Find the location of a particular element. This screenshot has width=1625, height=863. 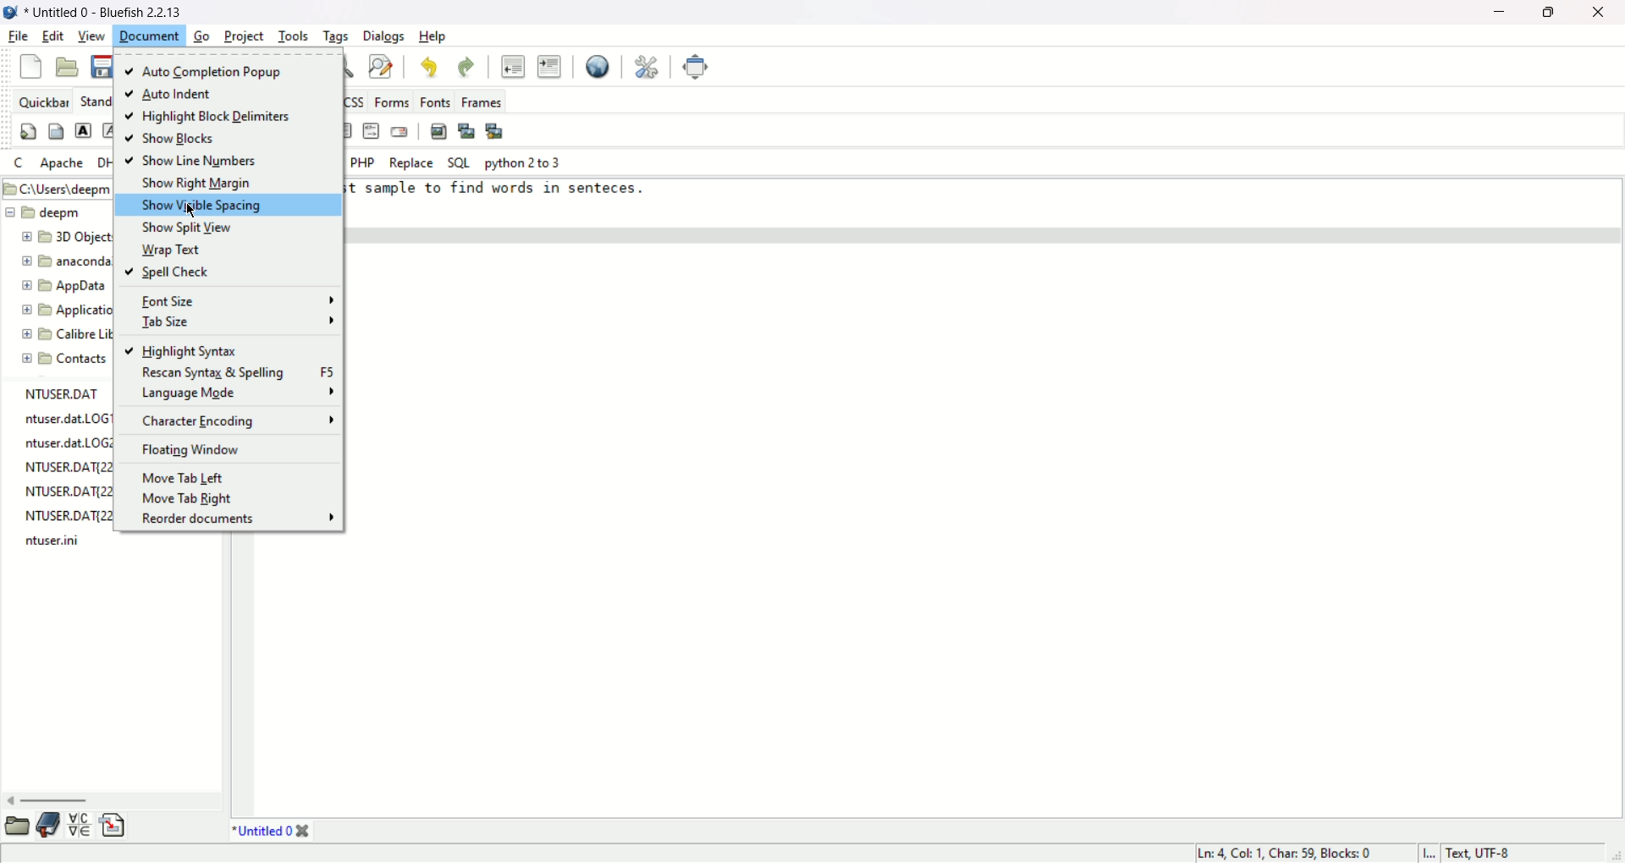

fonts is located at coordinates (434, 102).